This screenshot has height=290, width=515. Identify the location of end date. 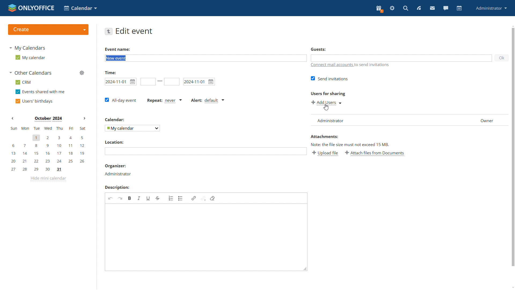
(198, 82).